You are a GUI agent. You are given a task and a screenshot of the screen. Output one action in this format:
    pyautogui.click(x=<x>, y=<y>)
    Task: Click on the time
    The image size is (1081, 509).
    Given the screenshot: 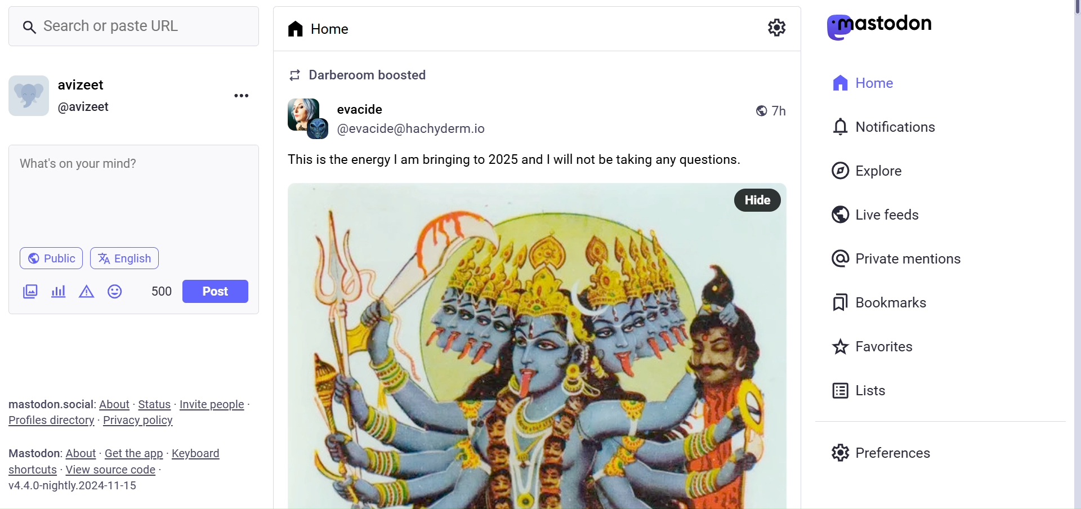 What is the action you would take?
    pyautogui.click(x=775, y=112)
    